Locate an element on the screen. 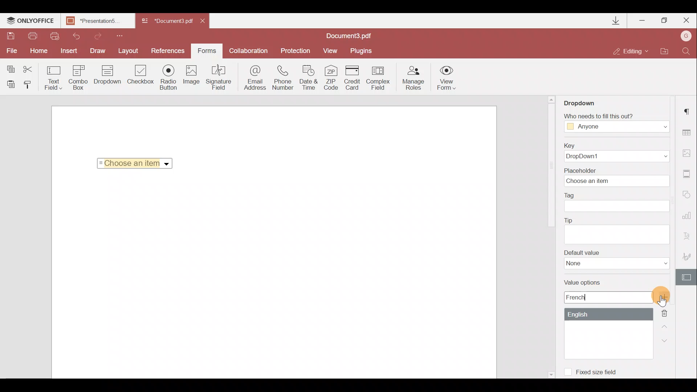 This screenshot has height=392, width=697. View form is located at coordinates (447, 78).